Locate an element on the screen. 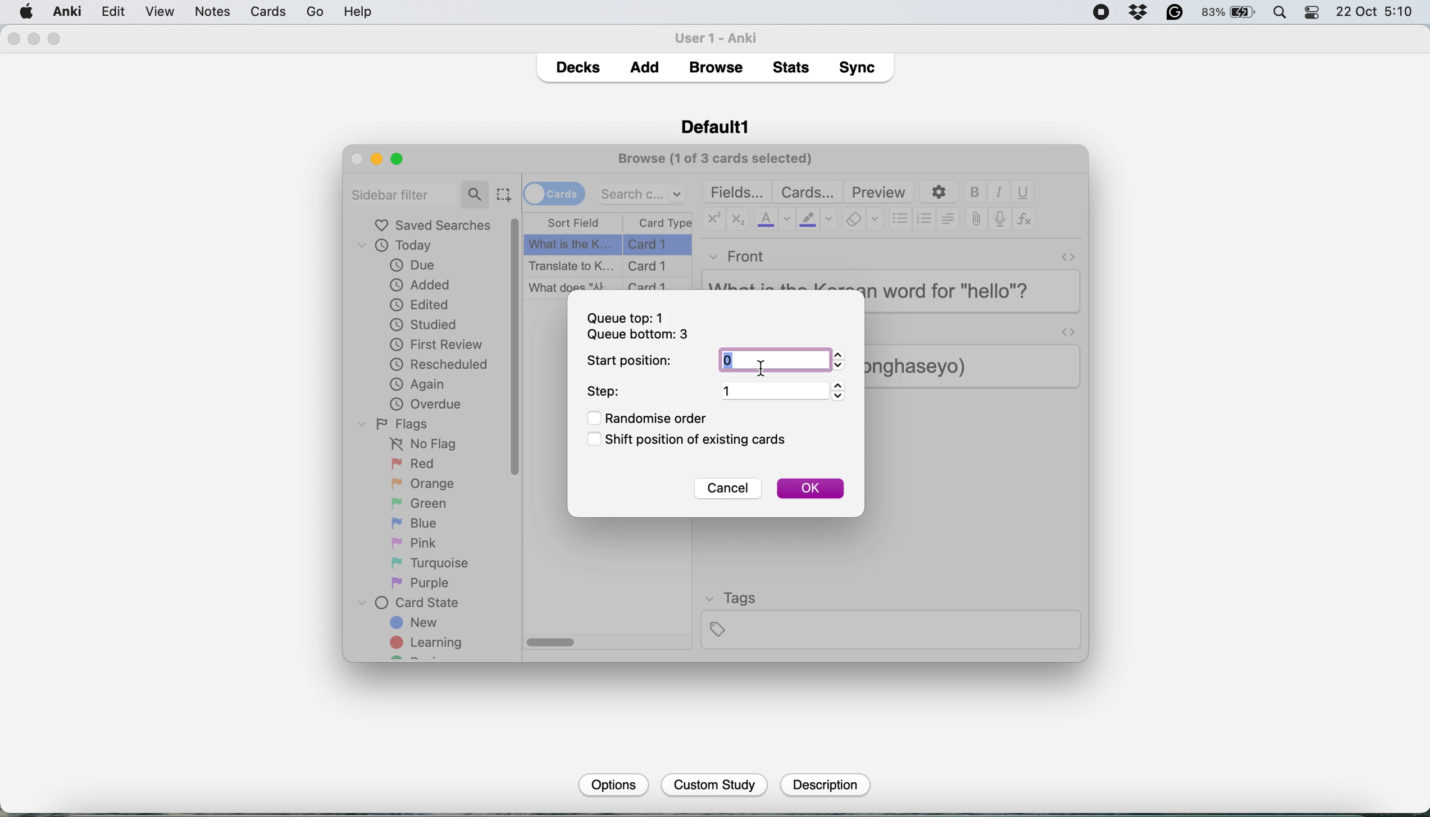 The height and width of the screenshot is (817, 1430). Browse (1 of 3 cards selected) is located at coordinates (719, 157).